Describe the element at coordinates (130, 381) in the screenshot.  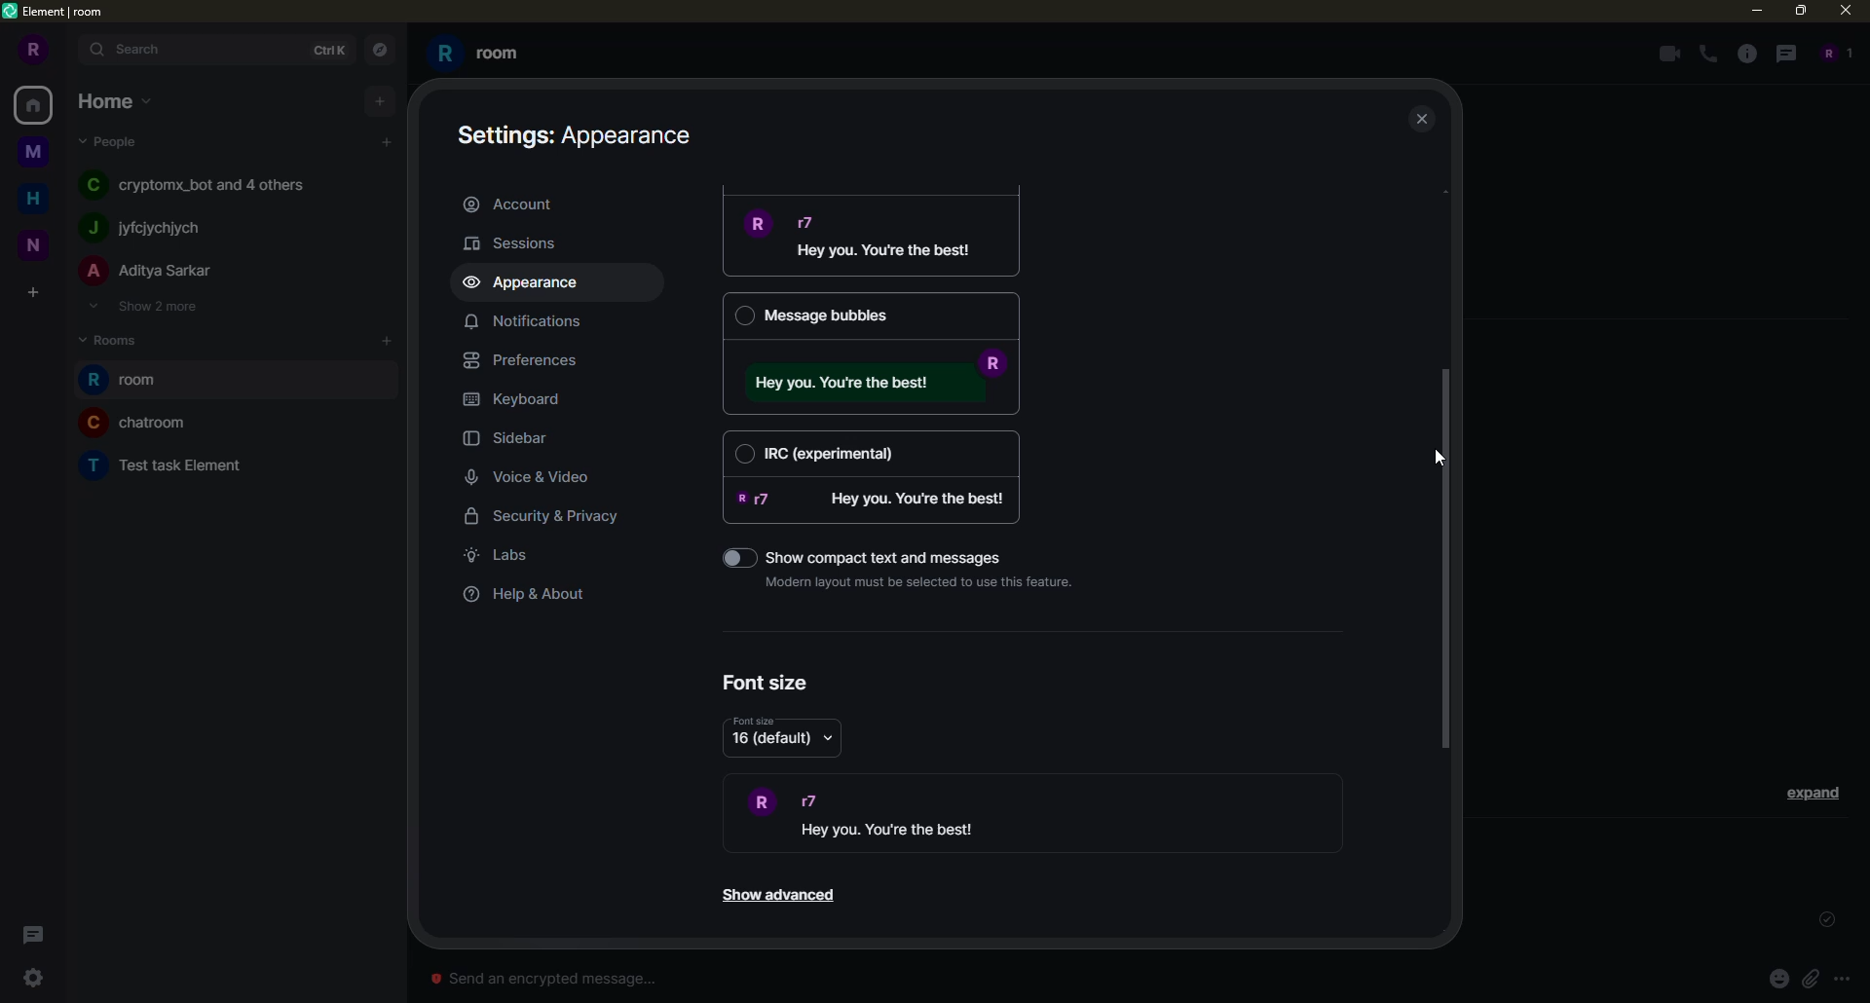
I see `room` at that location.